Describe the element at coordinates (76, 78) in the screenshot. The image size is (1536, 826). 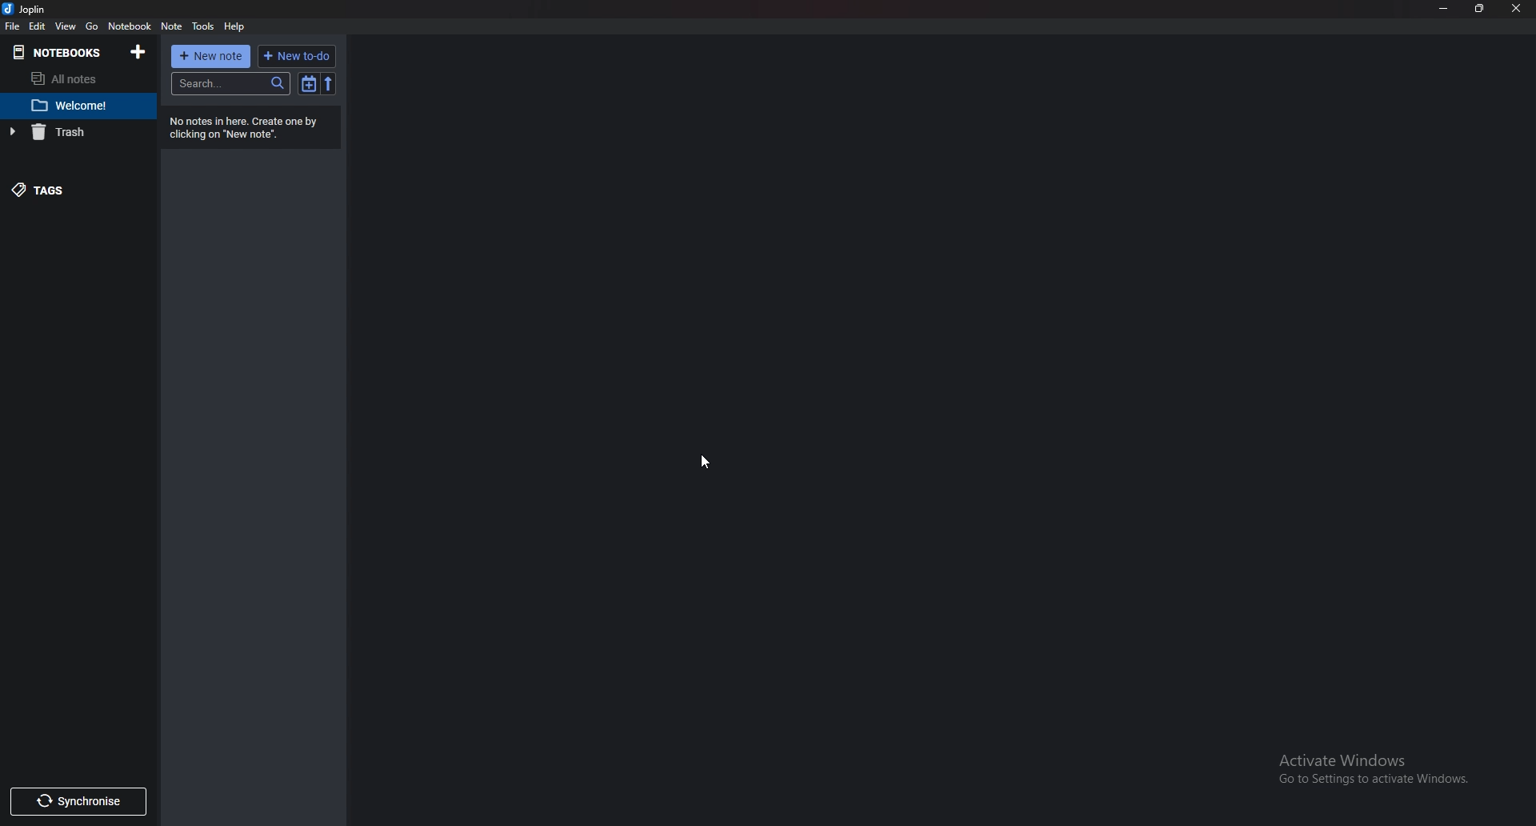
I see `All notes` at that location.